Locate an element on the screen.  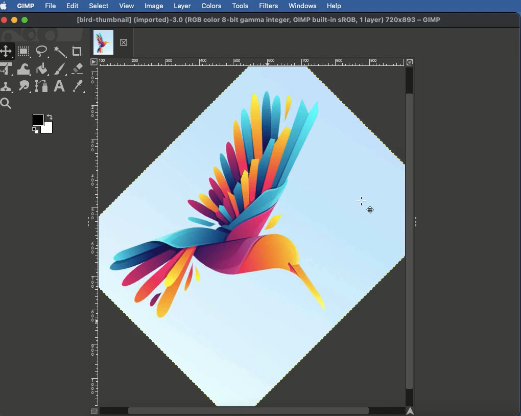
Layer is located at coordinates (182, 6).